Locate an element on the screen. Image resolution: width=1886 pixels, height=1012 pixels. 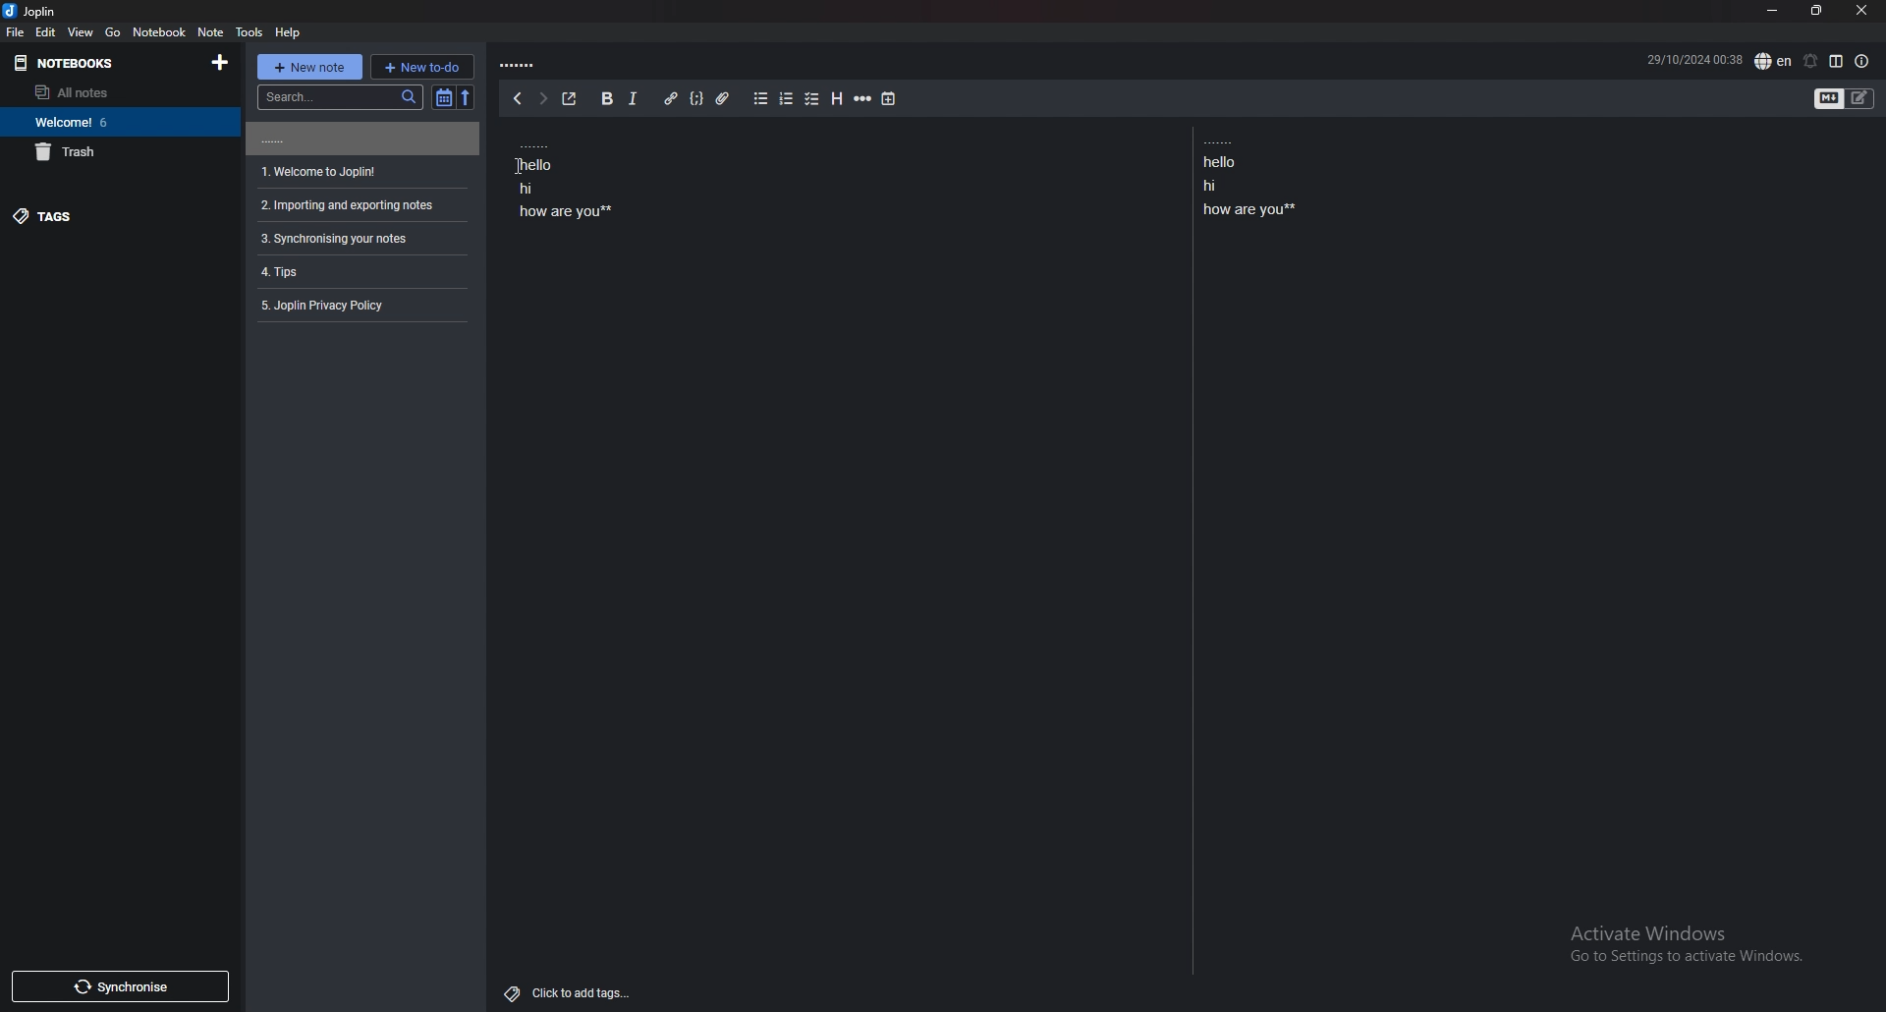
 is located at coordinates (1678, 948).